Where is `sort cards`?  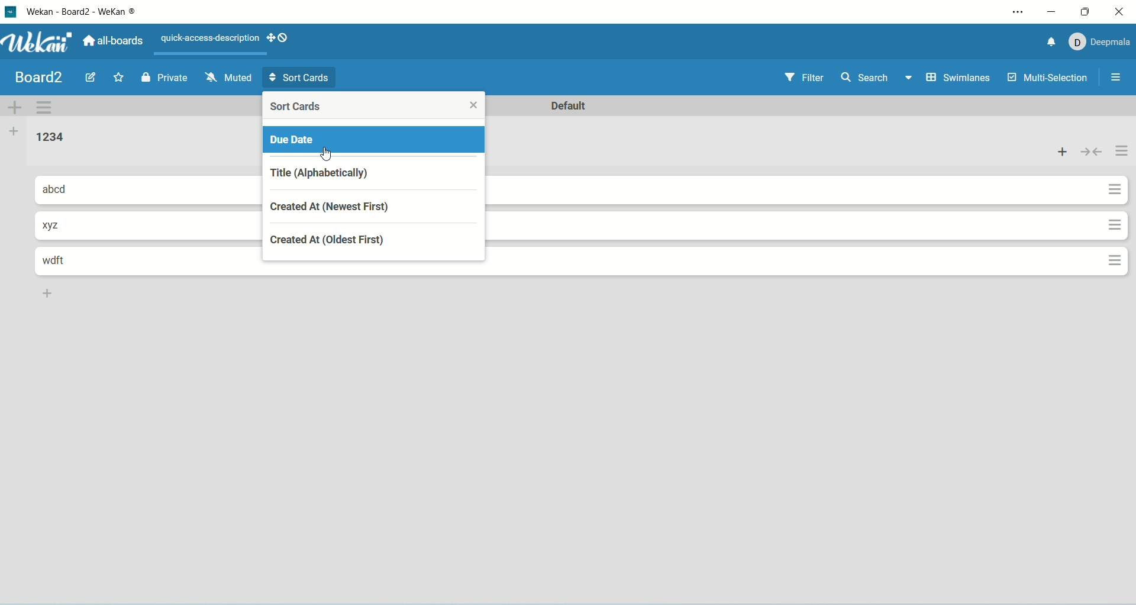 sort cards is located at coordinates (299, 78).